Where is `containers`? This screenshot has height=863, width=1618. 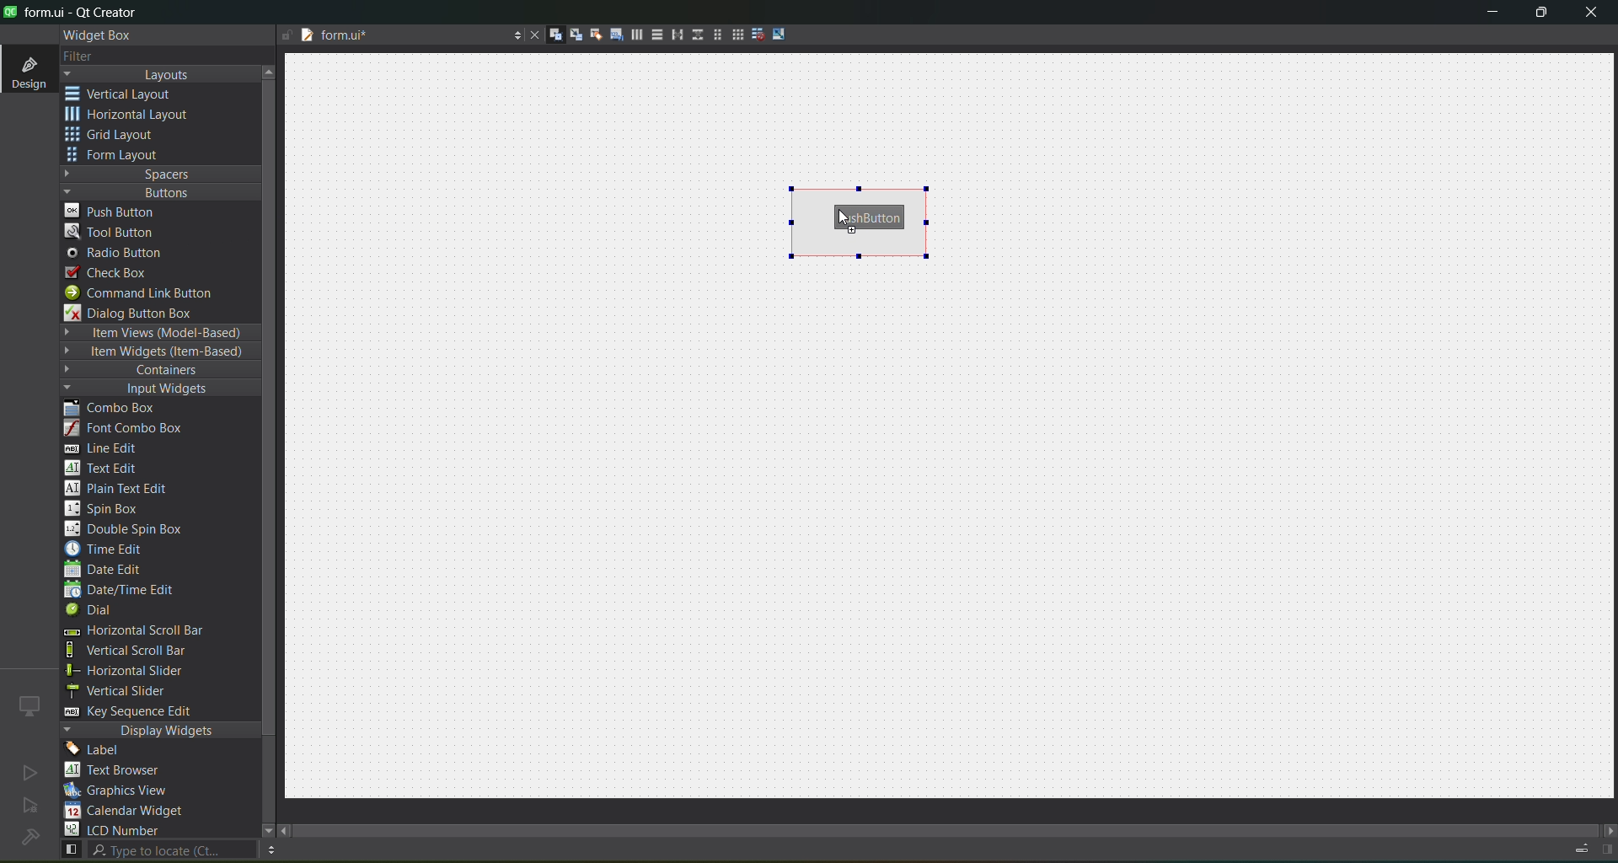 containers is located at coordinates (152, 371).